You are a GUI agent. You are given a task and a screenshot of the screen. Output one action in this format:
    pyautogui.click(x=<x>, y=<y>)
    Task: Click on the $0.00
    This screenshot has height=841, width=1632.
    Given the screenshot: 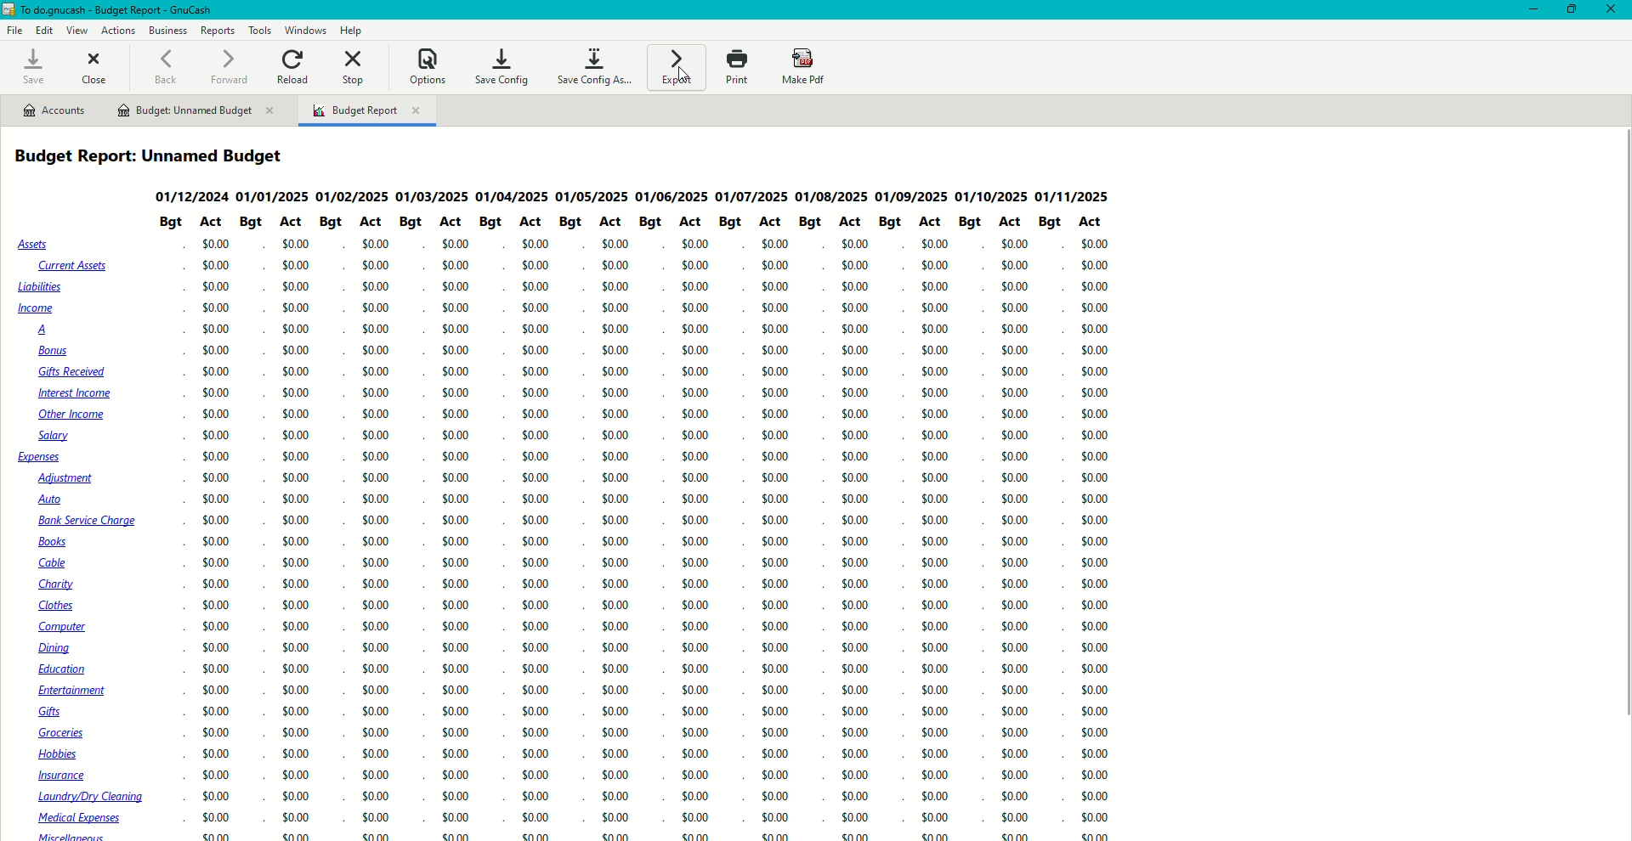 What is the action you would take?
    pyautogui.click(x=617, y=756)
    